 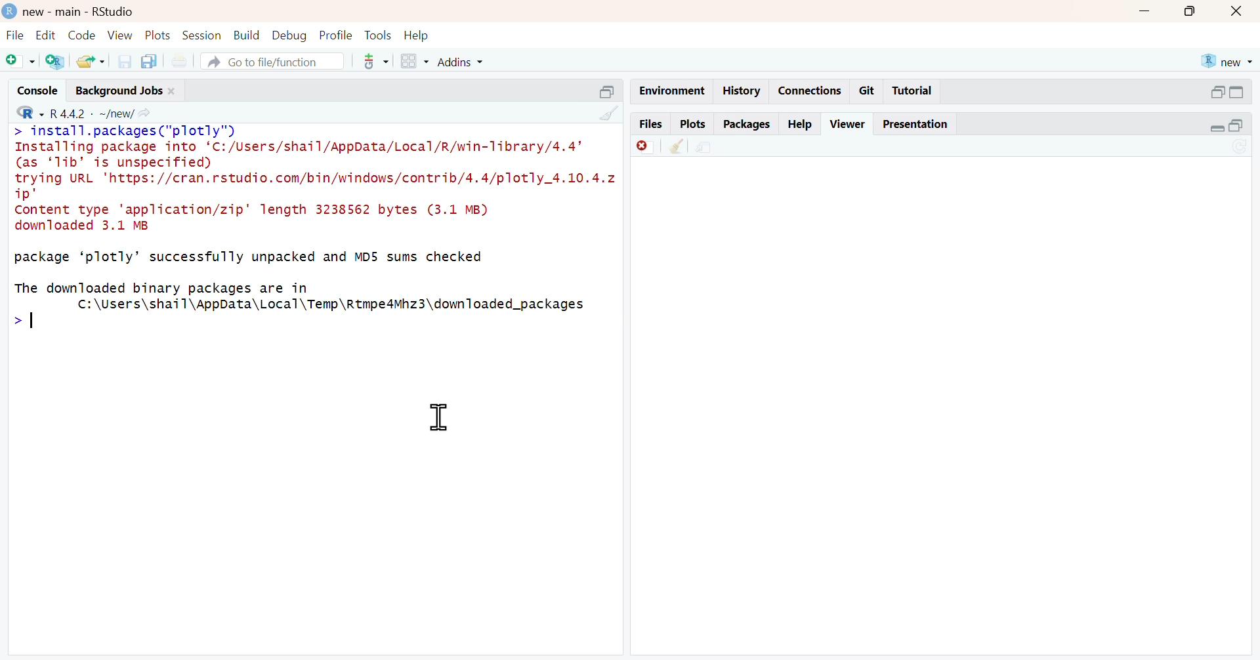 I want to click on The downloaded binary packages are in
C:\Users\shail\AppData\Local\Temp\Rtmpe4Mhz3\downloaded_packages, so click(x=308, y=296).